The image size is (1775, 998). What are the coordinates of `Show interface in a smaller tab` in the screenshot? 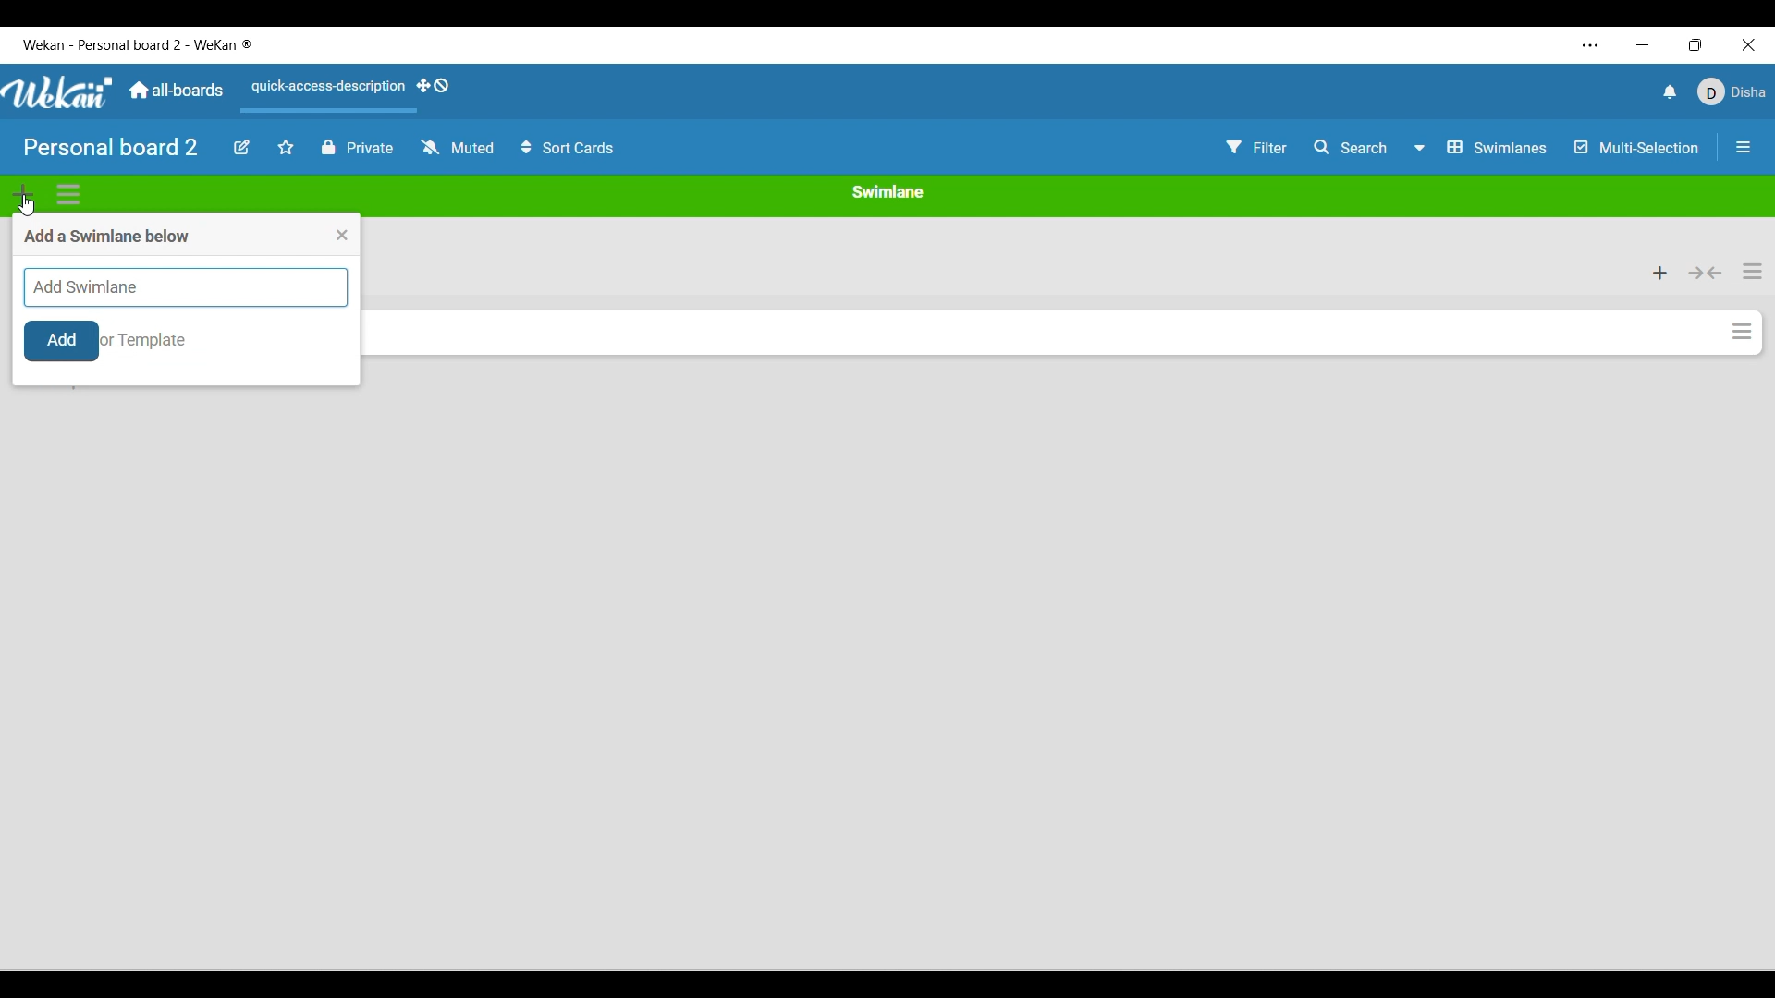 It's located at (1695, 45).